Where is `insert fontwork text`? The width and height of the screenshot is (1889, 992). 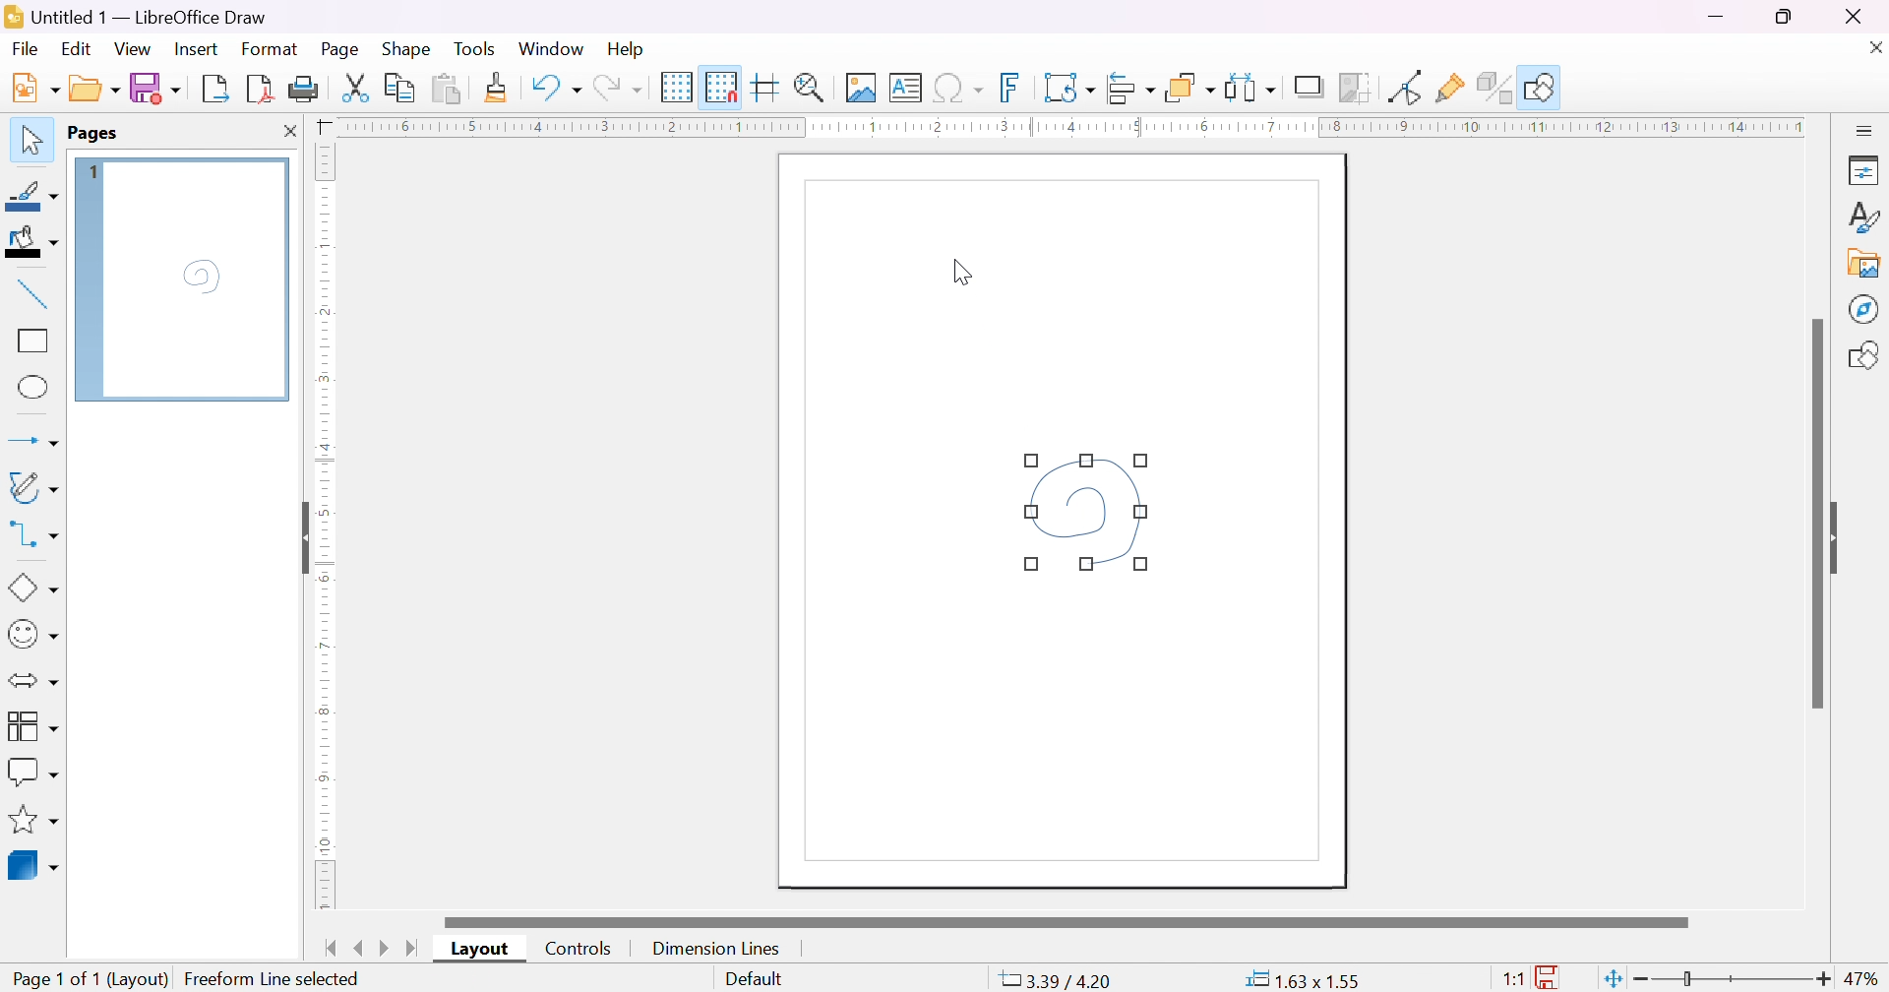 insert fontwork text is located at coordinates (1010, 87).